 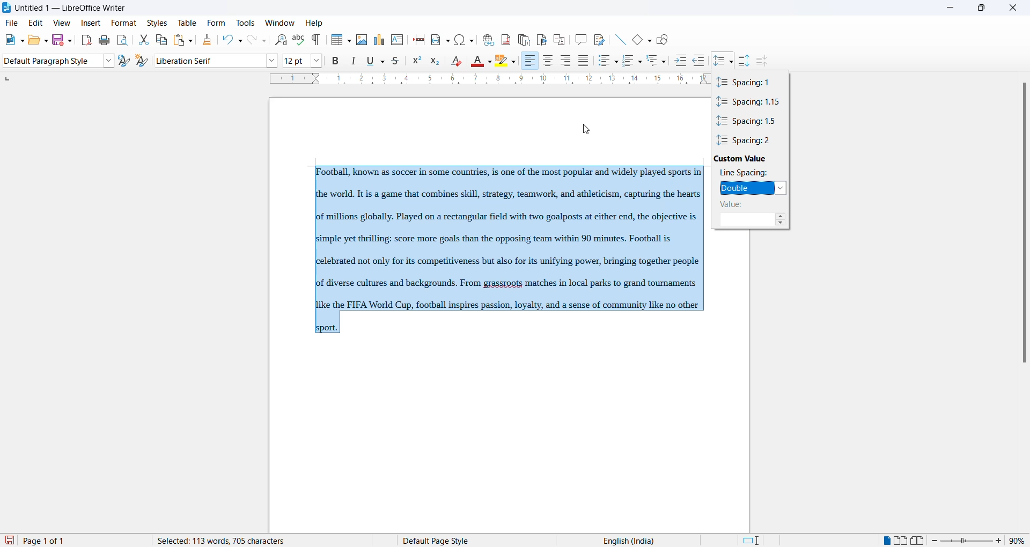 I want to click on insert comments, so click(x=582, y=40).